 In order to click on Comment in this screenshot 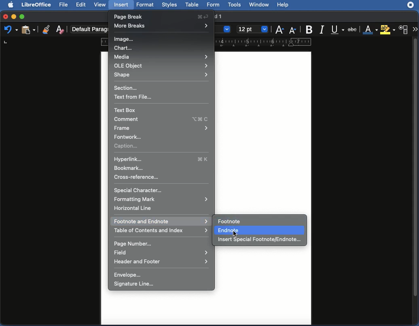, I will do `click(161, 119)`.